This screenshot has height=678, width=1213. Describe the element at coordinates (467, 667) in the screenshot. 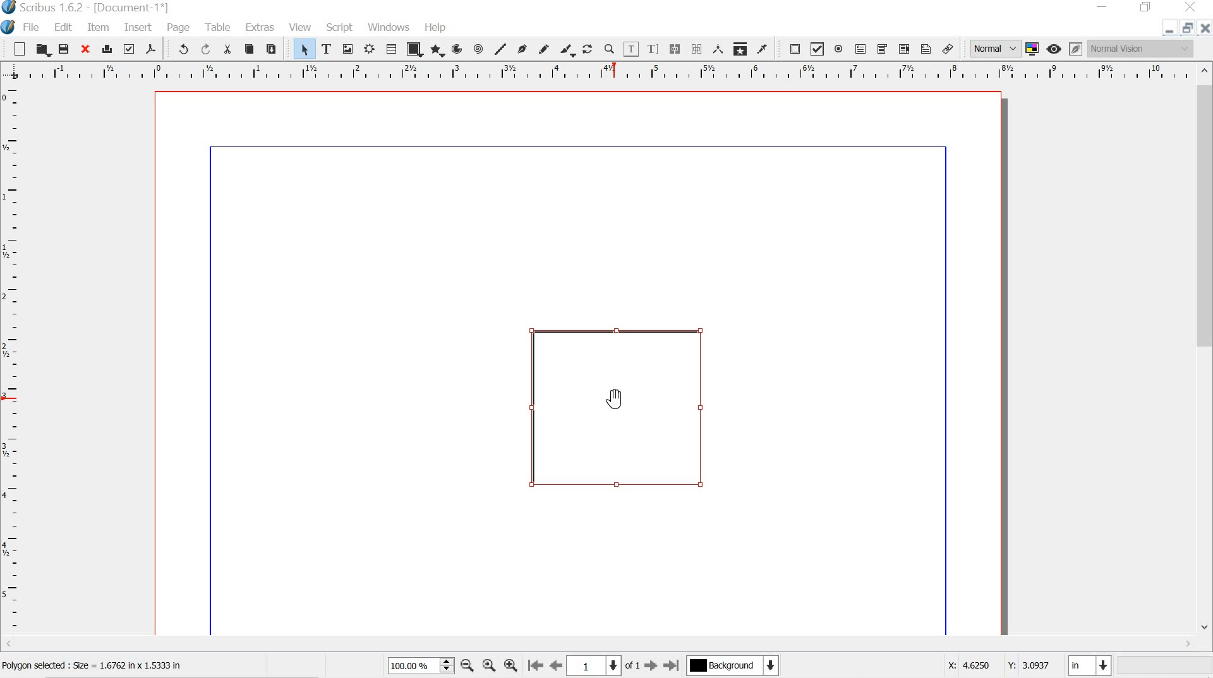

I see `zoom out` at that location.